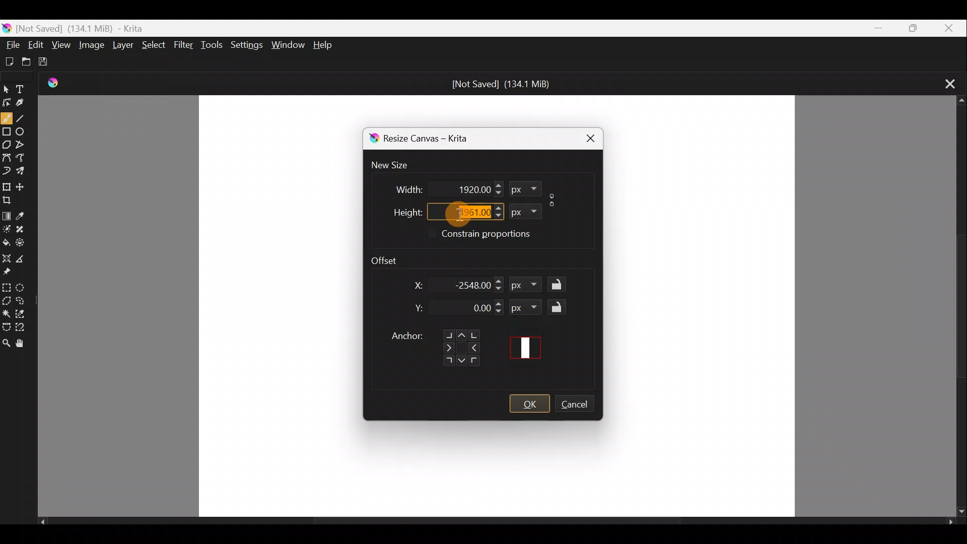  What do you see at coordinates (525, 189) in the screenshot?
I see `Format` at bounding box center [525, 189].